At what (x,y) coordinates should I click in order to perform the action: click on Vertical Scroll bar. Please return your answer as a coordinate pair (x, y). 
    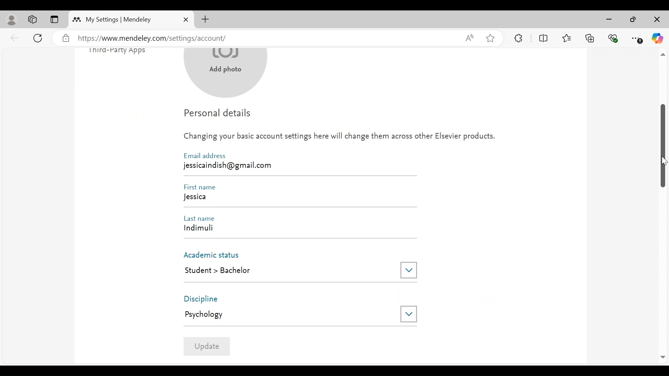
    Looking at the image, I should click on (663, 145).